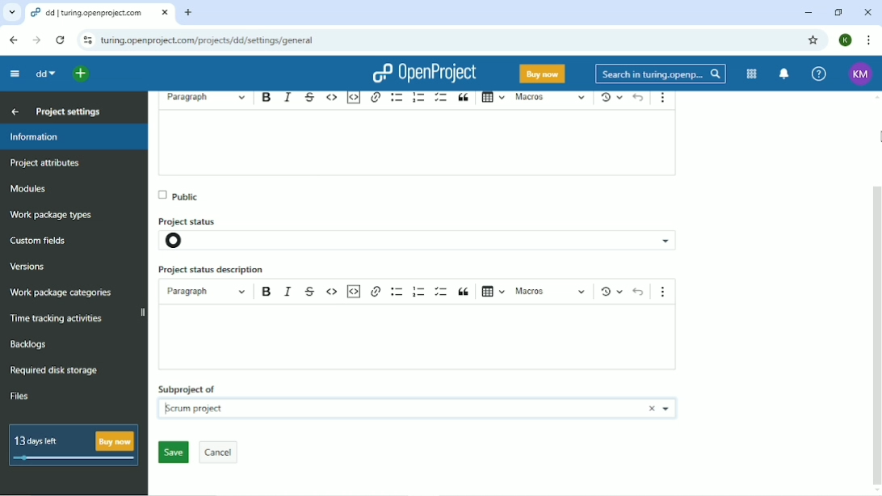 The width and height of the screenshot is (882, 496). What do you see at coordinates (267, 99) in the screenshot?
I see `Bold` at bounding box center [267, 99].